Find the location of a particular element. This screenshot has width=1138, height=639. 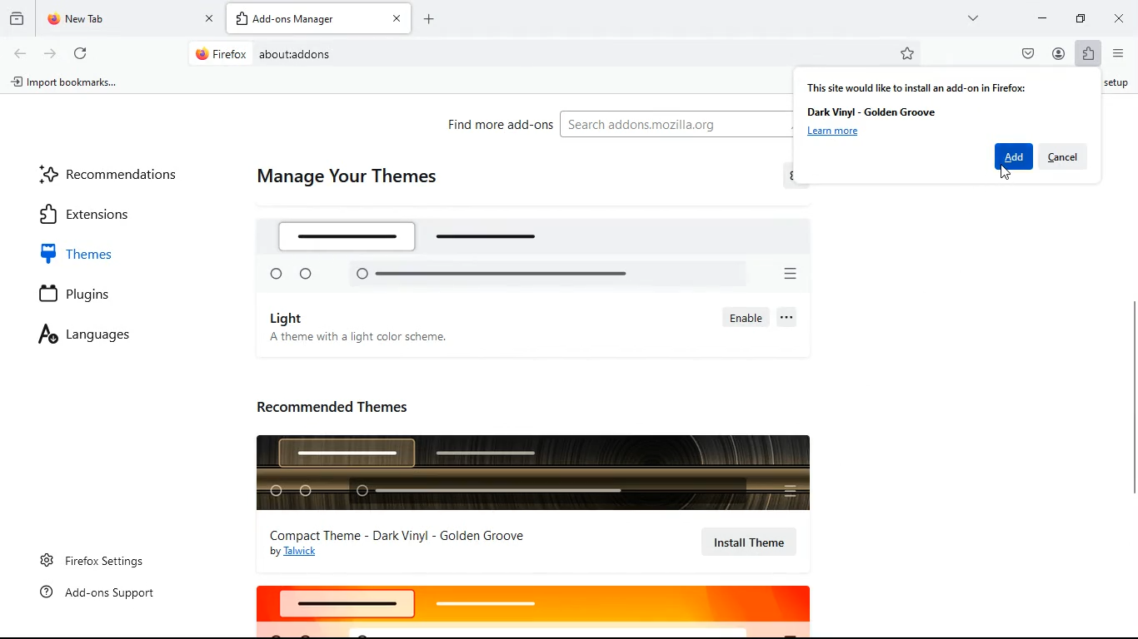

about:addons is located at coordinates (294, 55).